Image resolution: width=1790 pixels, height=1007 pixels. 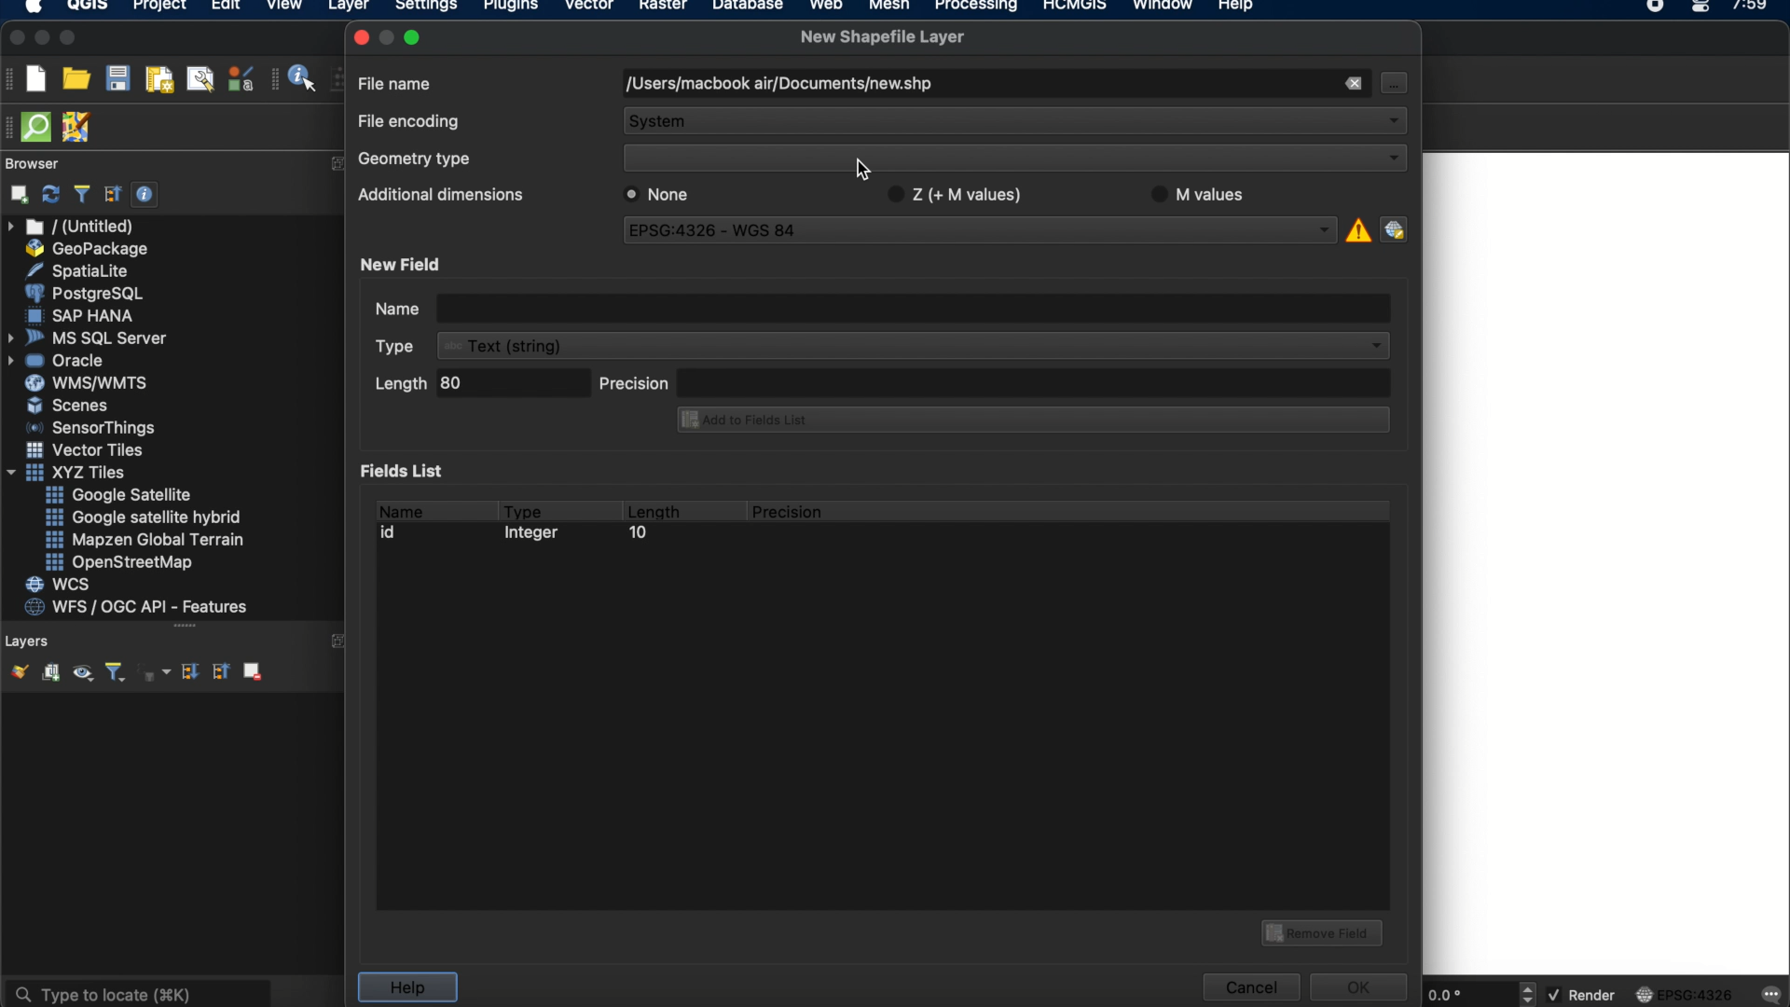 I want to click on toggle buttons, so click(x=1530, y=993).